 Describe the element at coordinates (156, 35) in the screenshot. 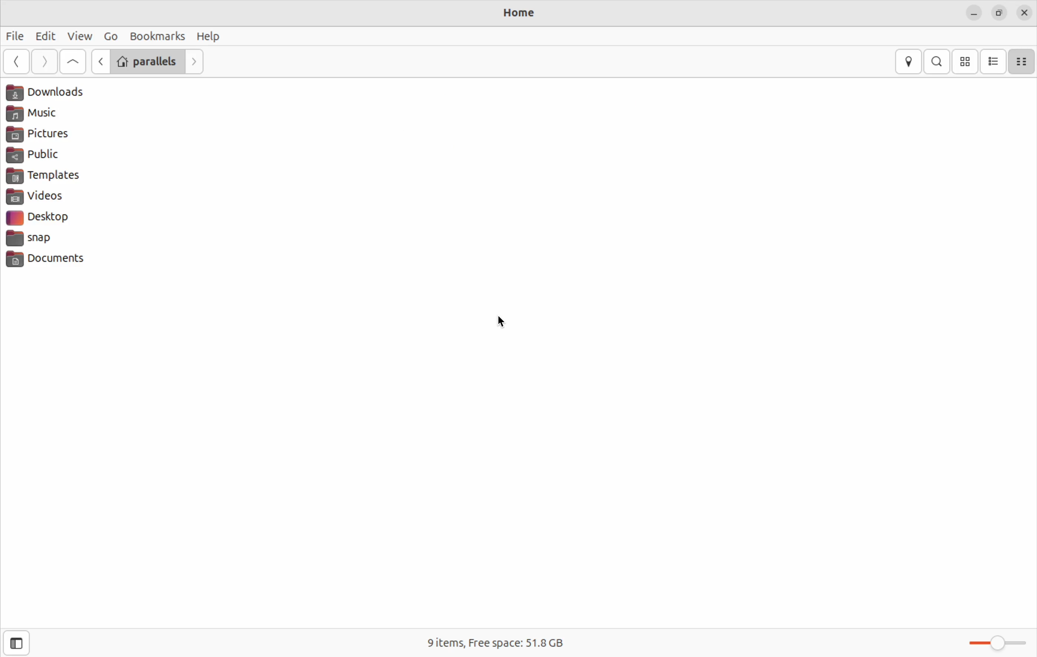

I see `bookmarks` at that location.